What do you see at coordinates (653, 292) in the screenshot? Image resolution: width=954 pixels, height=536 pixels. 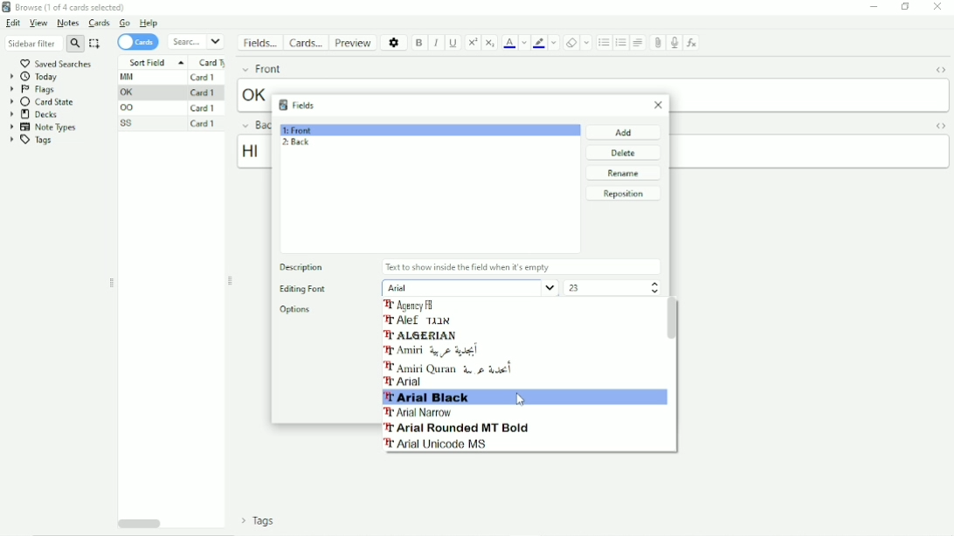 I see `Decrement` at bounding box center [653, 292].